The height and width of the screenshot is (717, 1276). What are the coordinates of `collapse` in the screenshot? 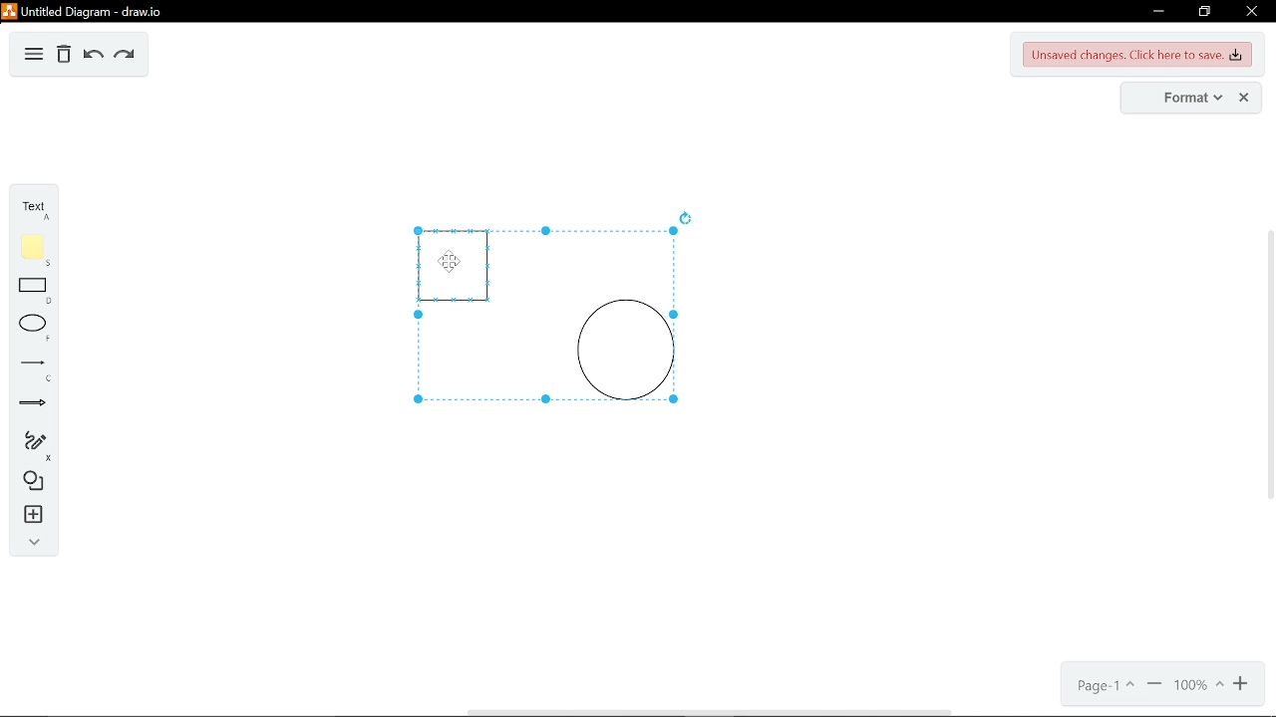 It's located at (29, 542).